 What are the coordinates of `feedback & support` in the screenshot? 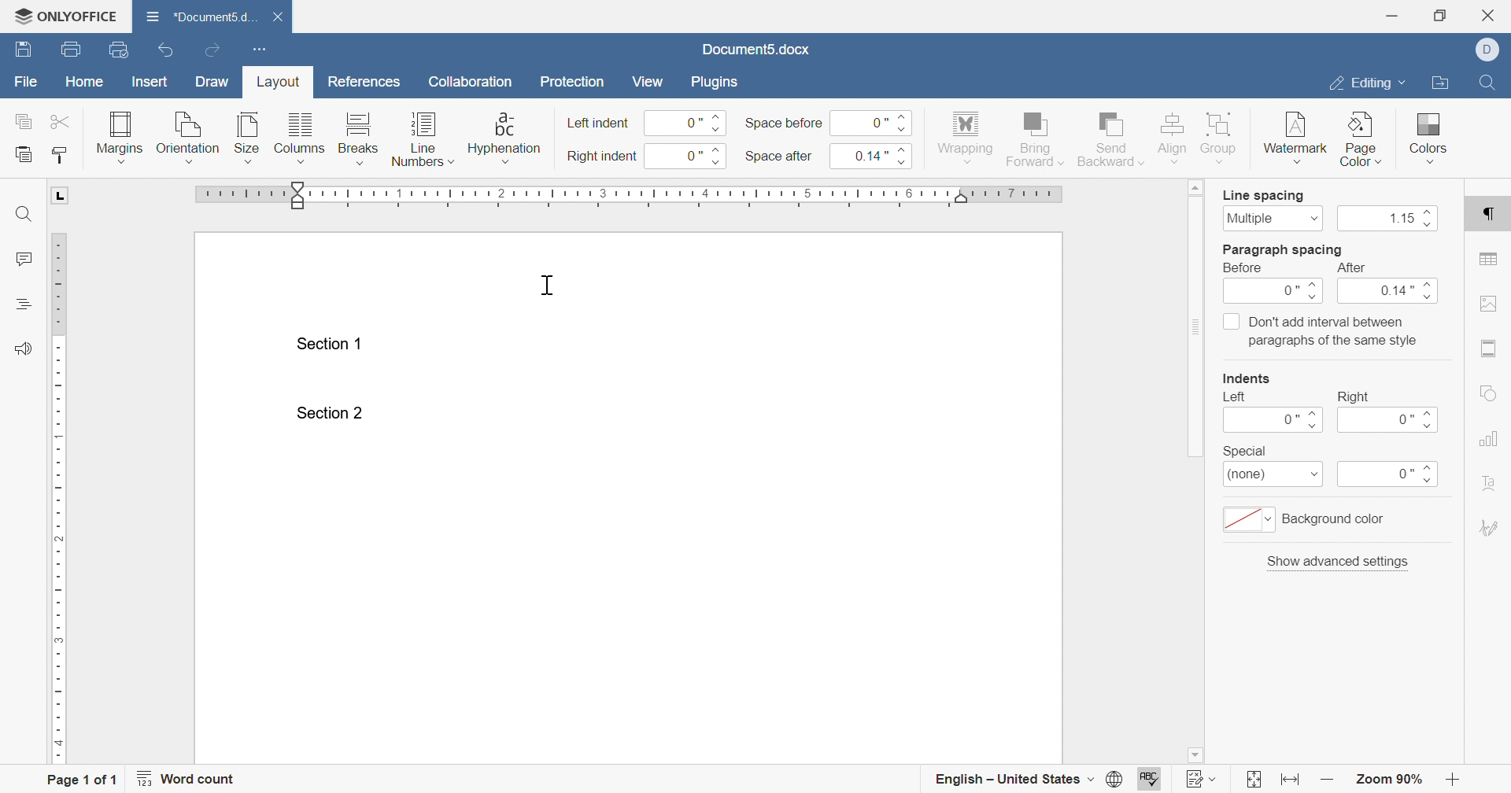 It's located at (24, 349).